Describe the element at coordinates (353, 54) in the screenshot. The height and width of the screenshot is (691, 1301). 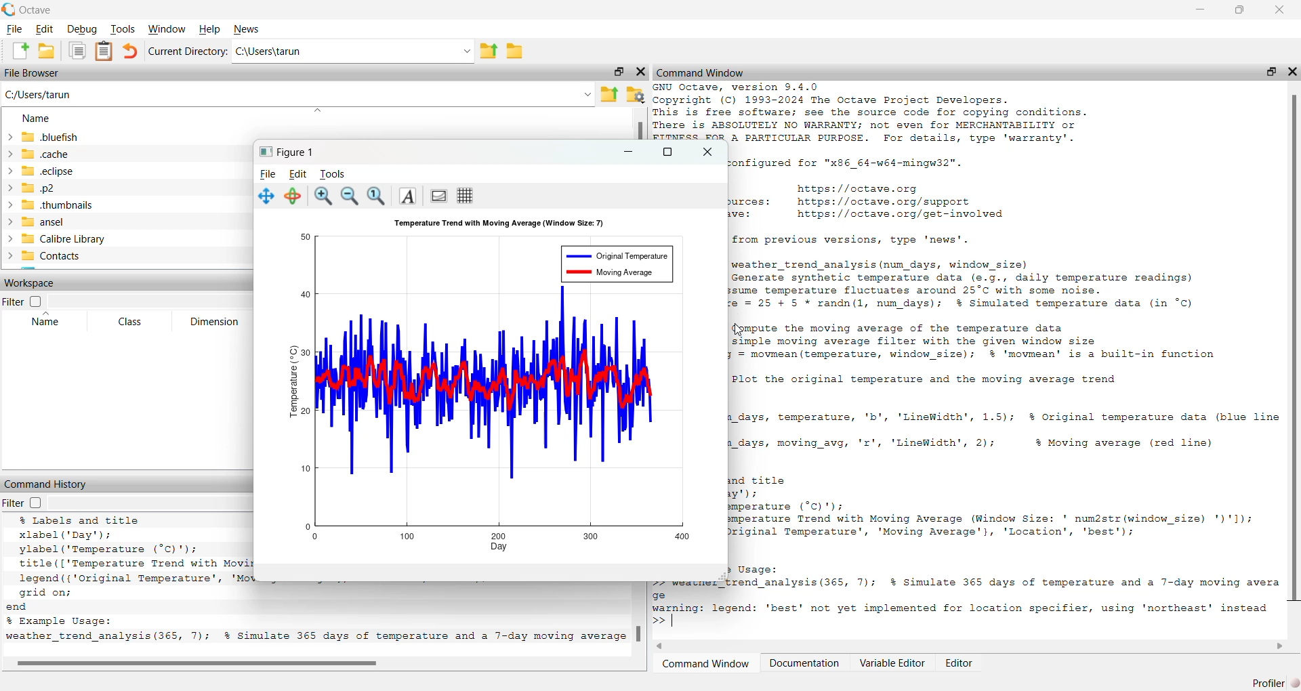
I see `C:\Users\tarun` at that location.